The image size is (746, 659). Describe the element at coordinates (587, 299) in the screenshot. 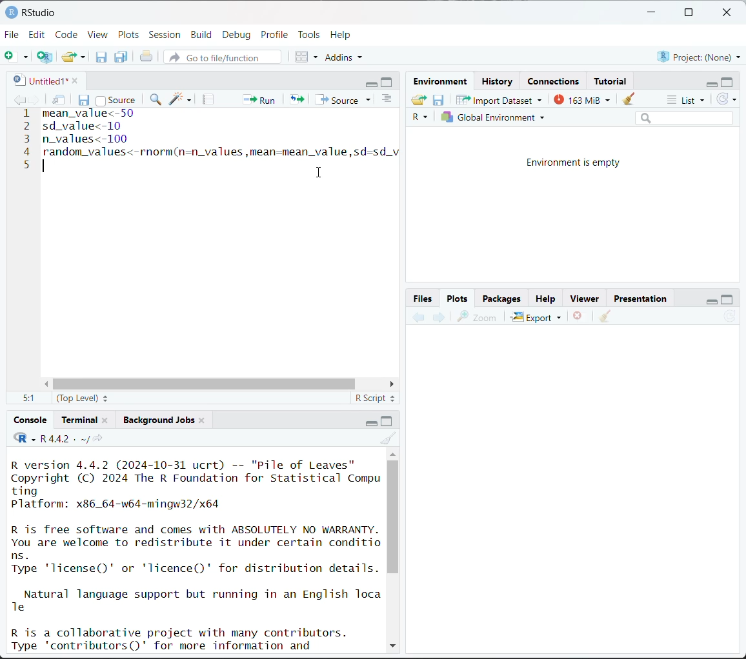

I see `Viewer` at that location.